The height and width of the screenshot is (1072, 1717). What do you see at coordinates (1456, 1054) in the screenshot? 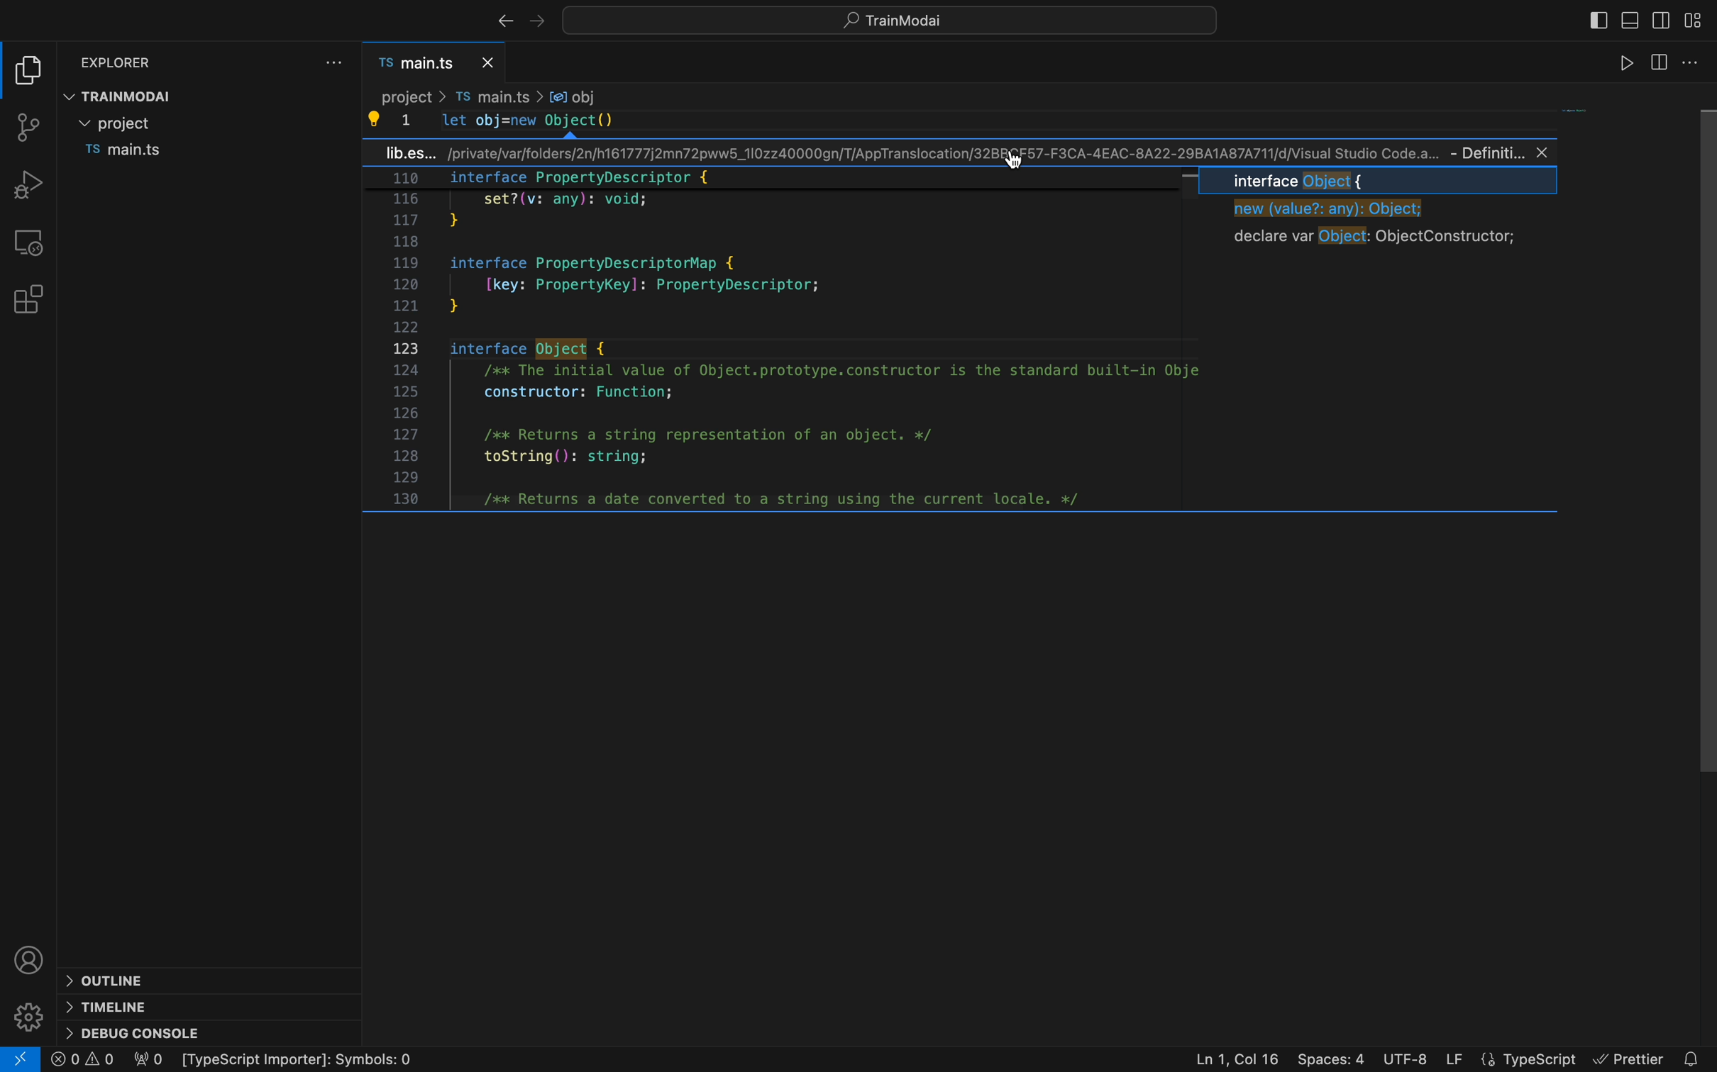
I see `LF` at bounding box center [1456, 1054].